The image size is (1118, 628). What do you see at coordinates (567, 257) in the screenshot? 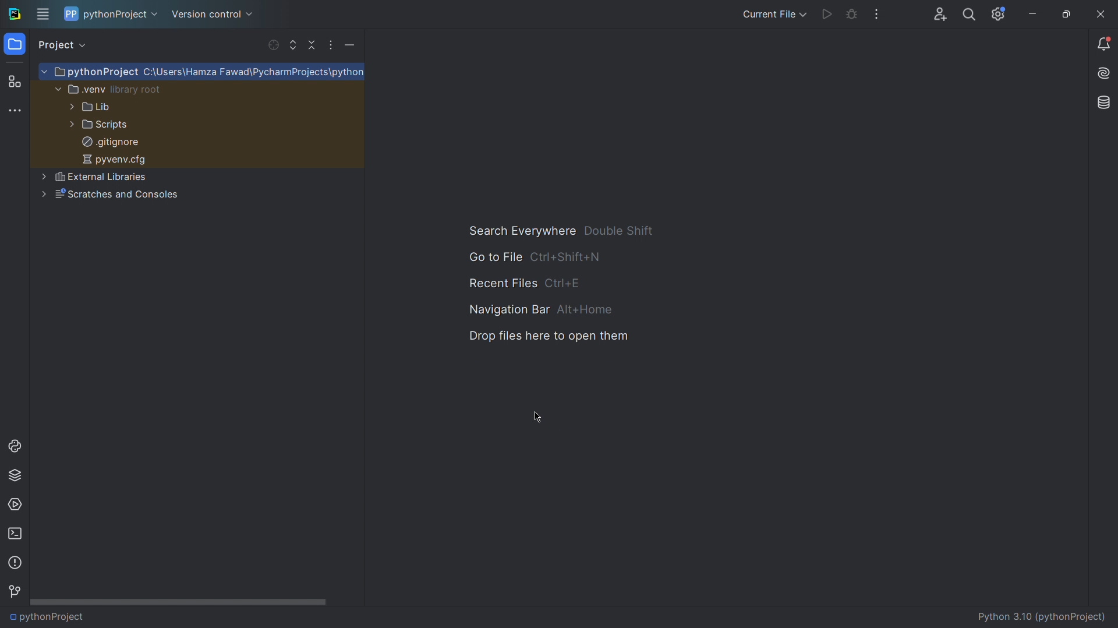
I see `Go to File Ctrl+Shift+N` at bounding box center [567, 257].